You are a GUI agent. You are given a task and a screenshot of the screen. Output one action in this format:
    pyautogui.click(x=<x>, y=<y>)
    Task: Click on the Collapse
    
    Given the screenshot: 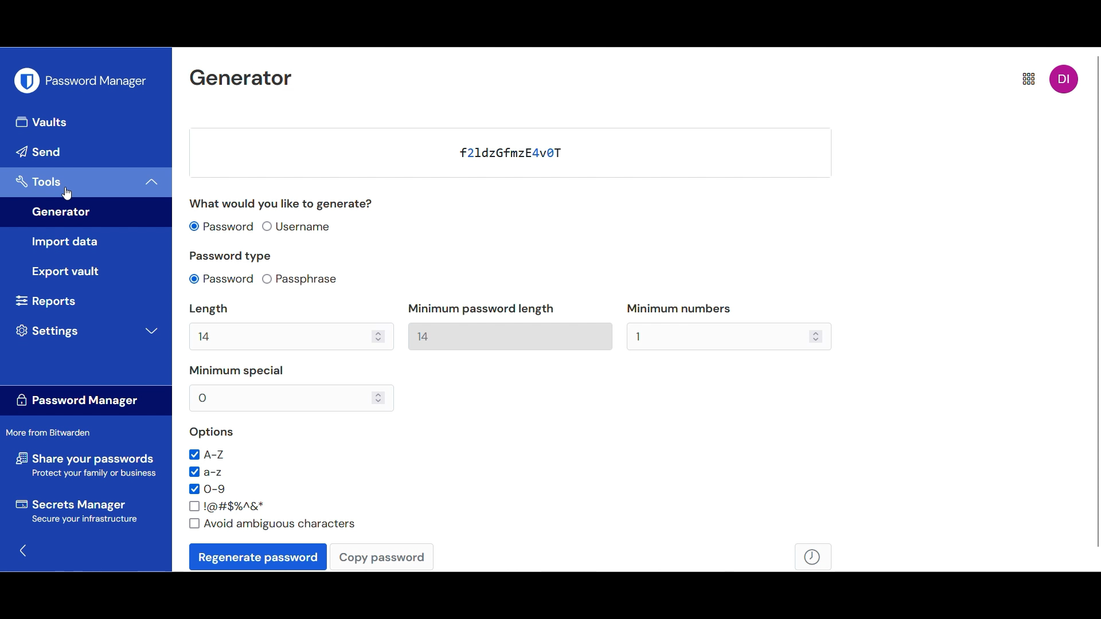 What is the action you would take?
    pyautogui.click(x=153, y=183)
    